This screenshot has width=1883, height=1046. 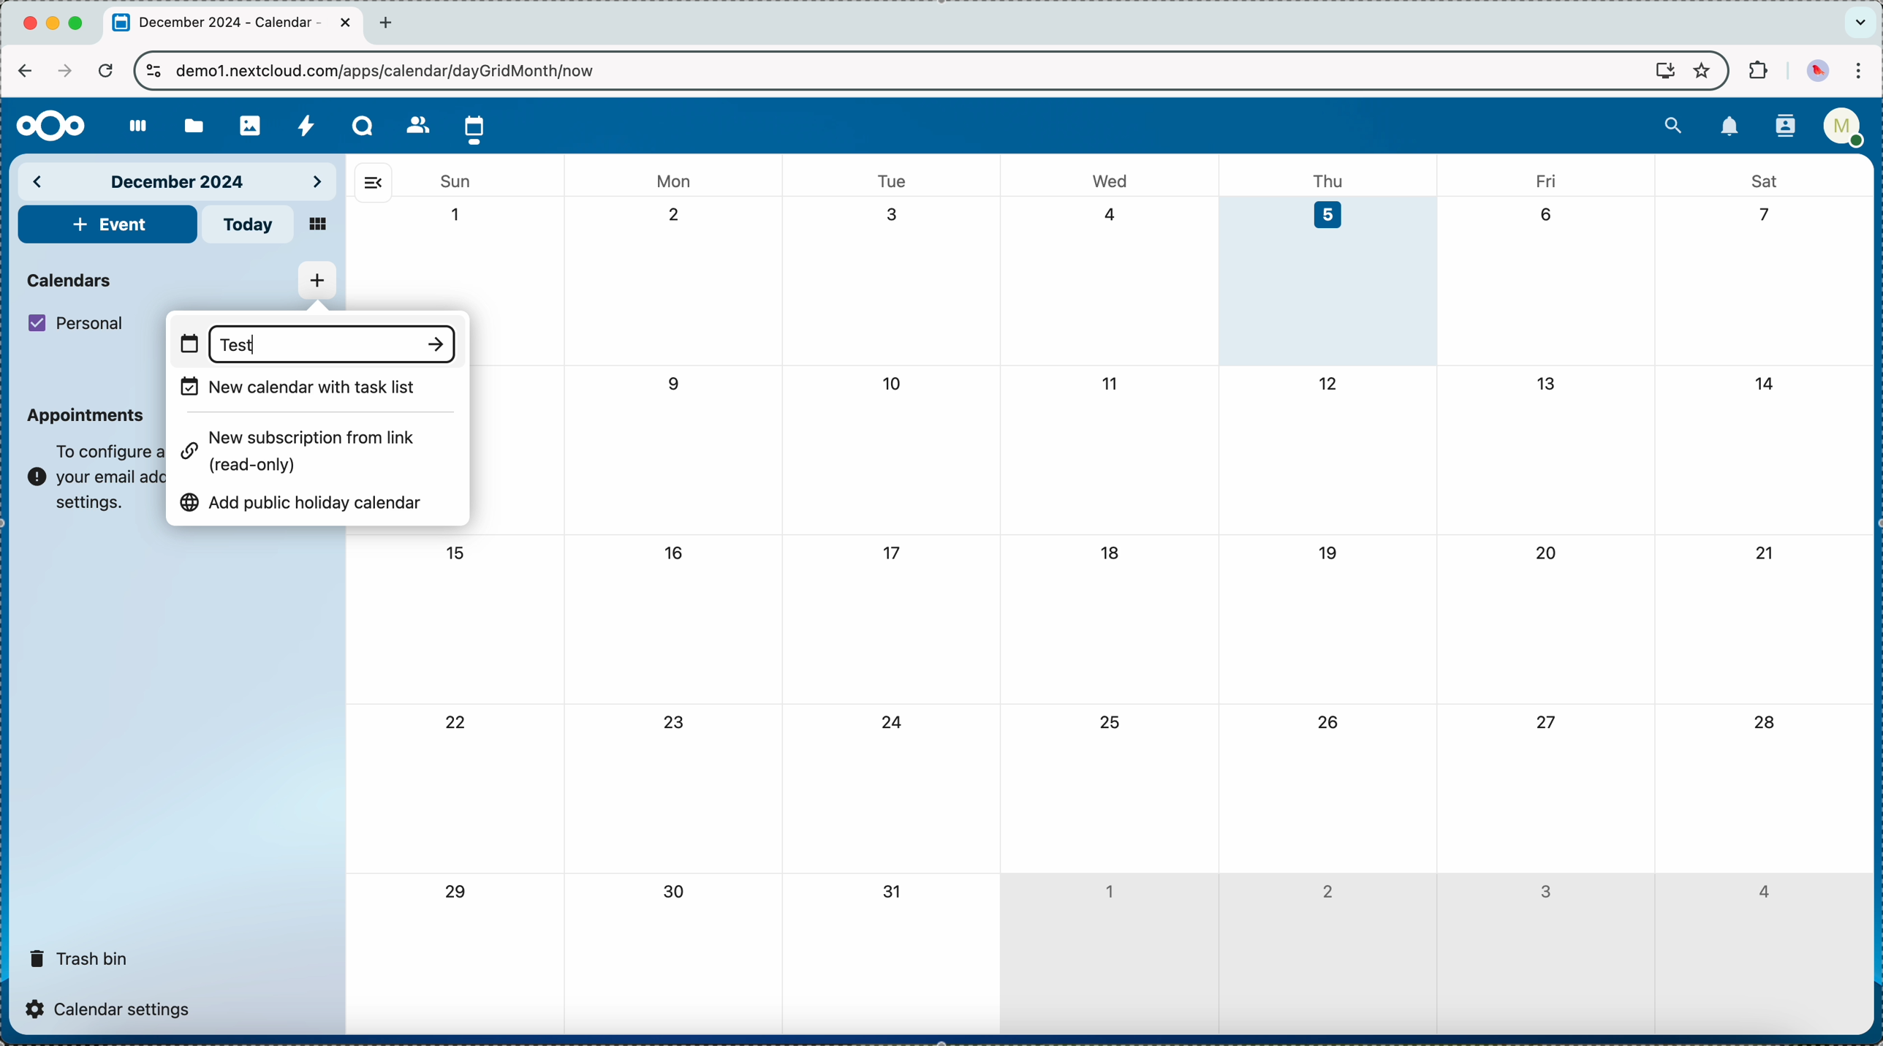 I want to click on thu, so click(x=1335, y=179).